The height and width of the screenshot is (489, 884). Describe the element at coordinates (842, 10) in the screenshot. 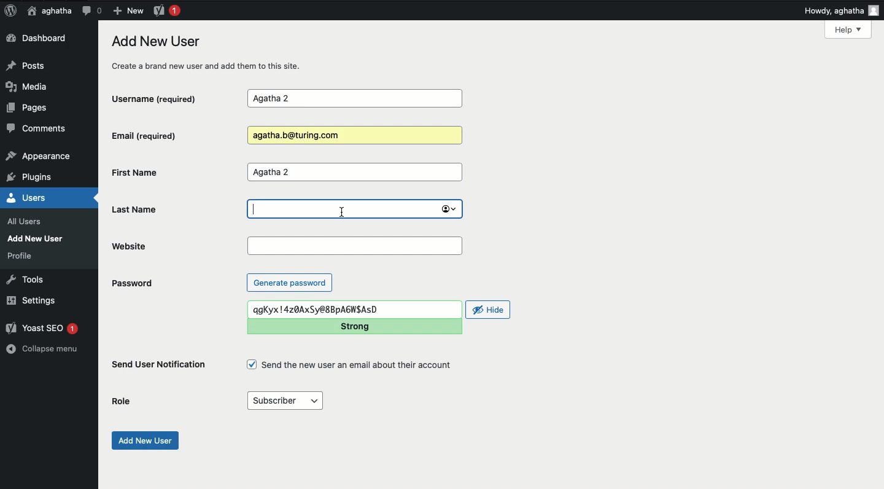

I see `Howdy, aghatha` at that location.